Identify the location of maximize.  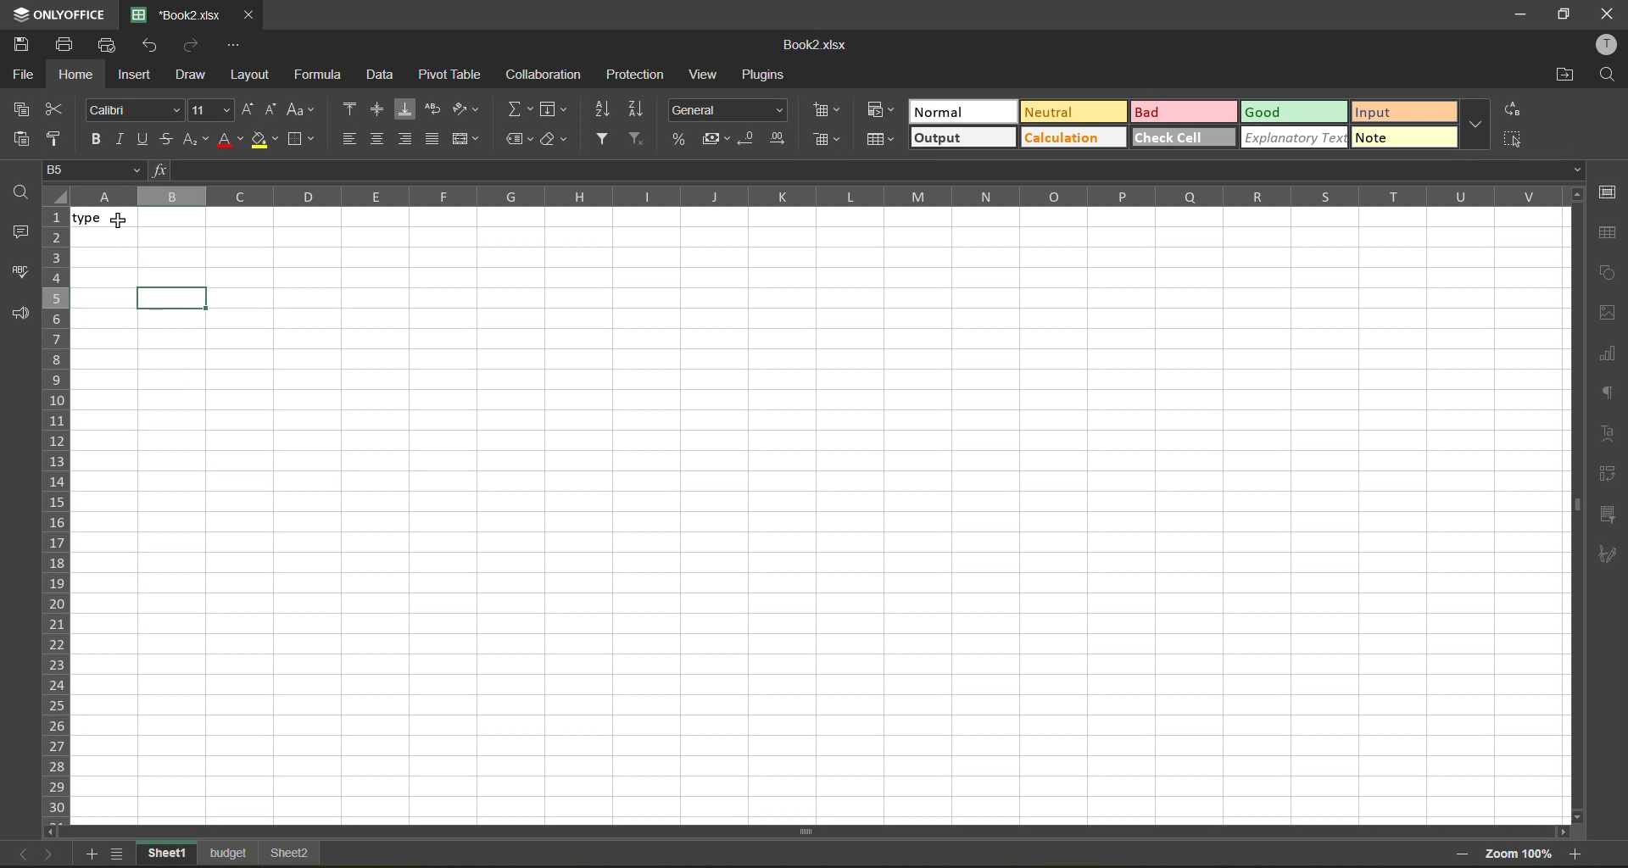
(1566, 13).